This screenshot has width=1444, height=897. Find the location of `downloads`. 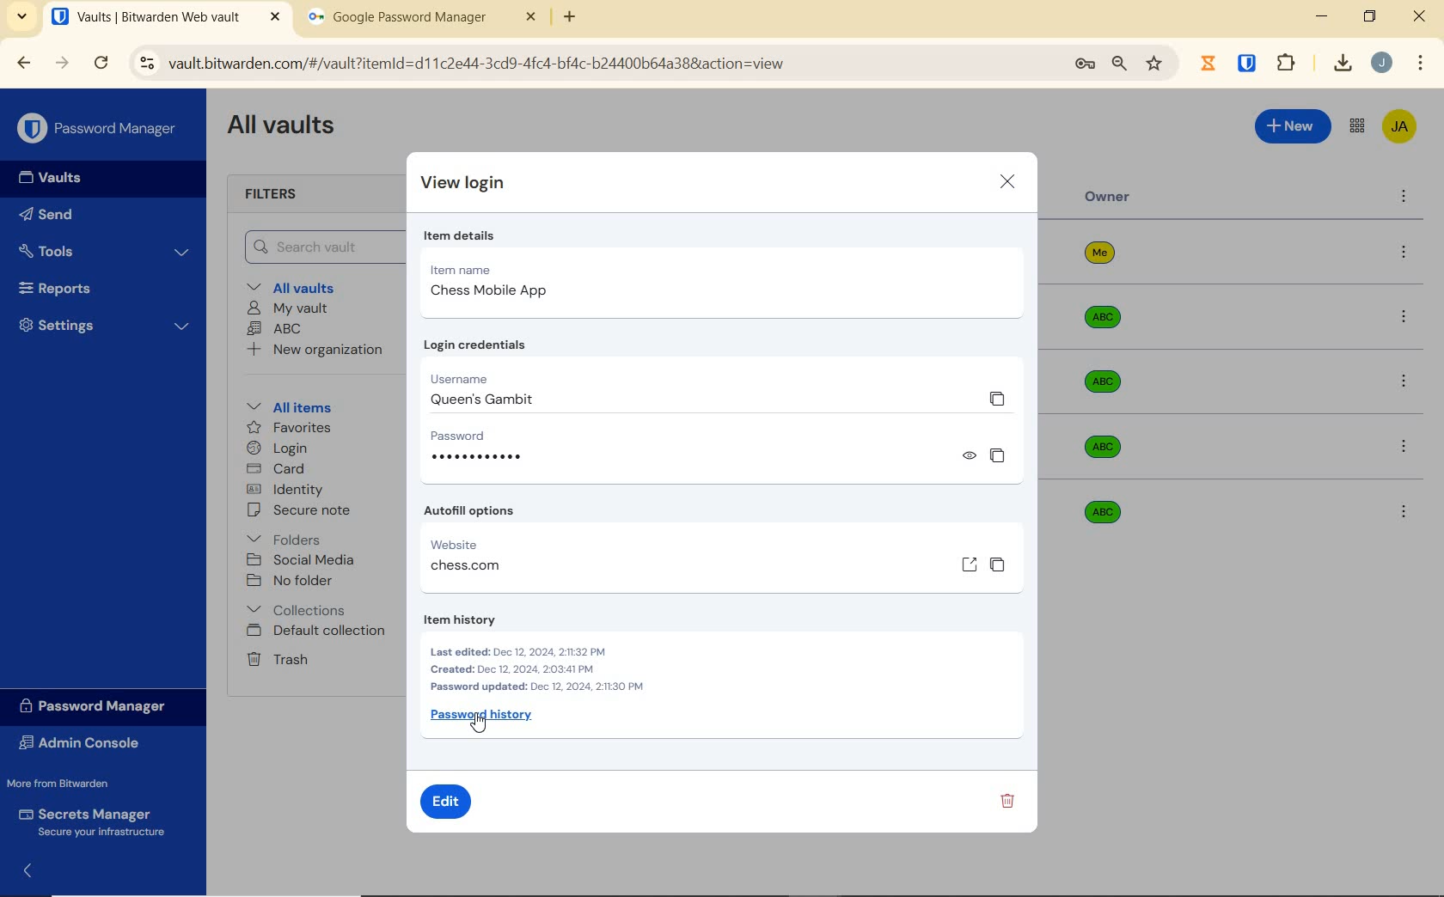

downloads is located at coordinates (1337, 64).